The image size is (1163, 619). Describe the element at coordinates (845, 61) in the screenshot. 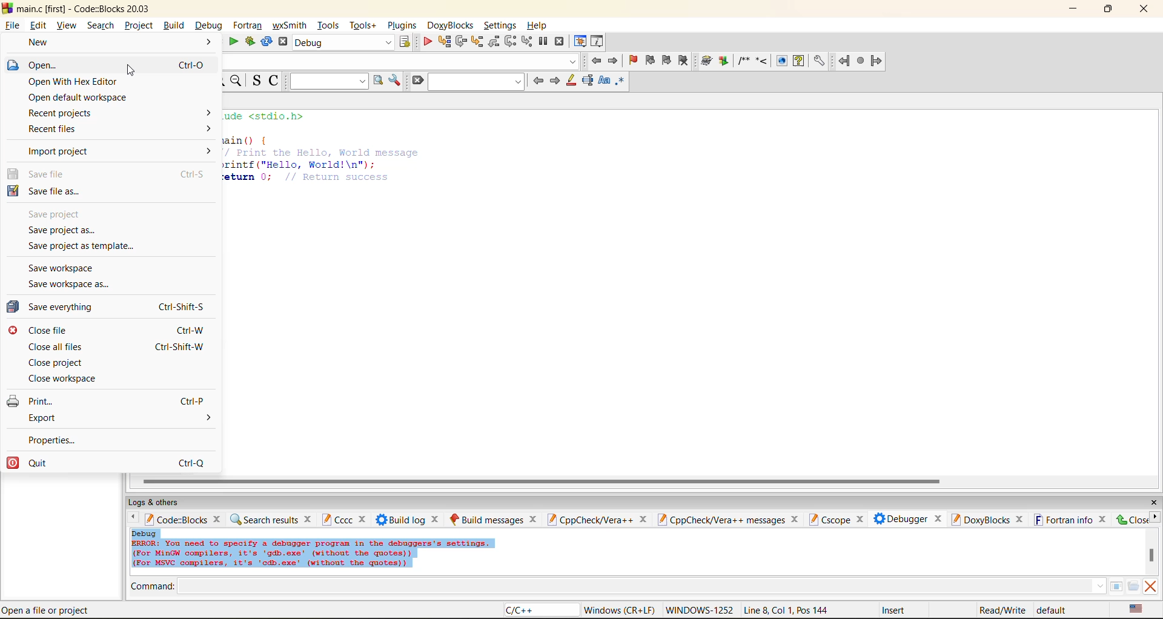

I see `back` at that location.